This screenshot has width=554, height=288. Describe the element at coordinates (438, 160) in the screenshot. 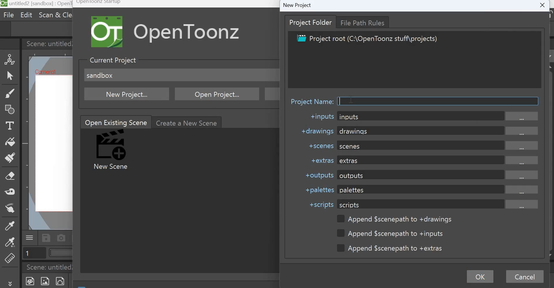

I see `extras` at that location.